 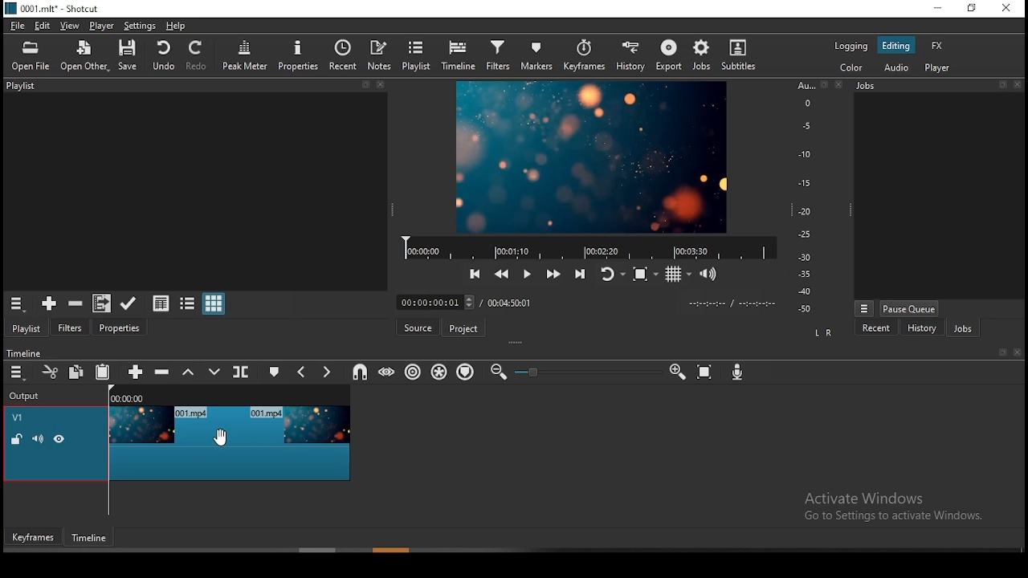 I want to click on cursor, so click(x=222, y=437).